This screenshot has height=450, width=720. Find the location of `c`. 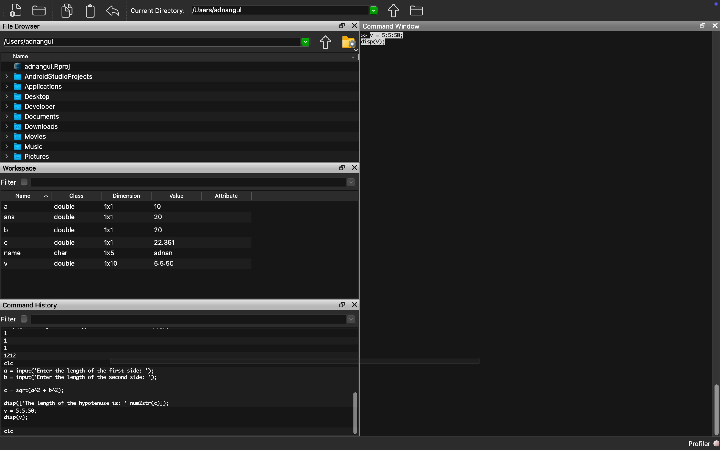

c is located at coordinates (7, 244).